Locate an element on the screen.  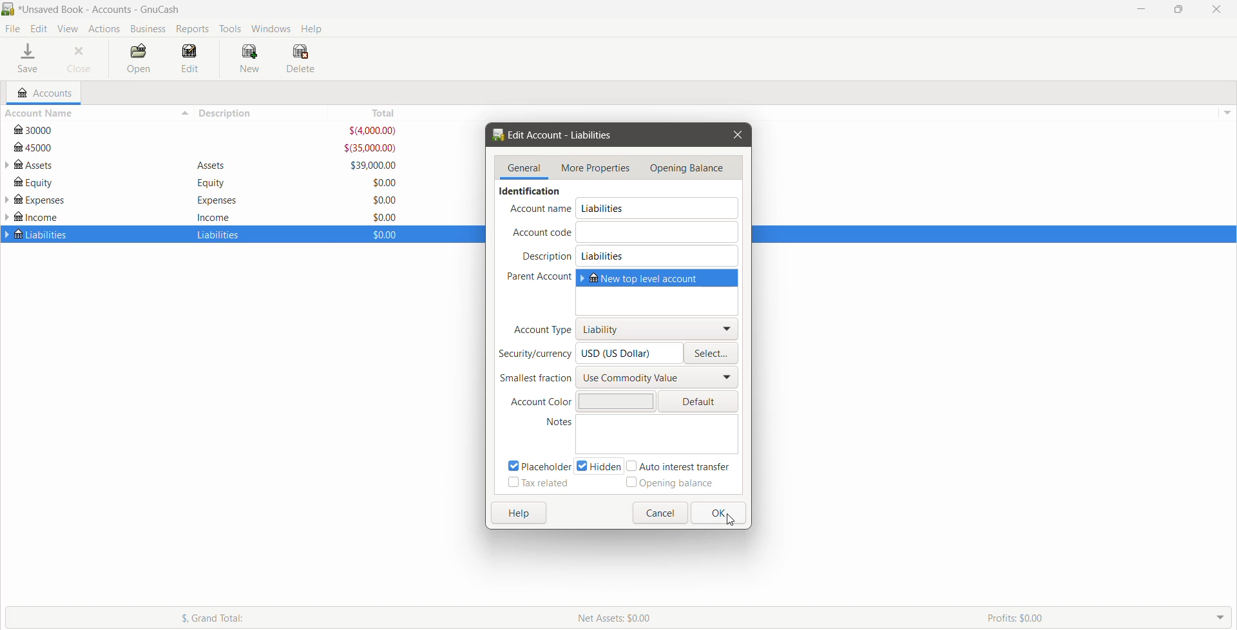
details of the account "Equity" is located at coordinates (208, 183).